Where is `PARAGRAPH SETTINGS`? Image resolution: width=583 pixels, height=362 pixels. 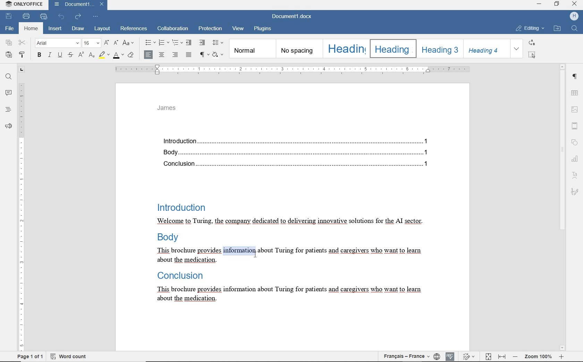
PARAGRAPH SETTINGS is located at coordinates (575, 76).